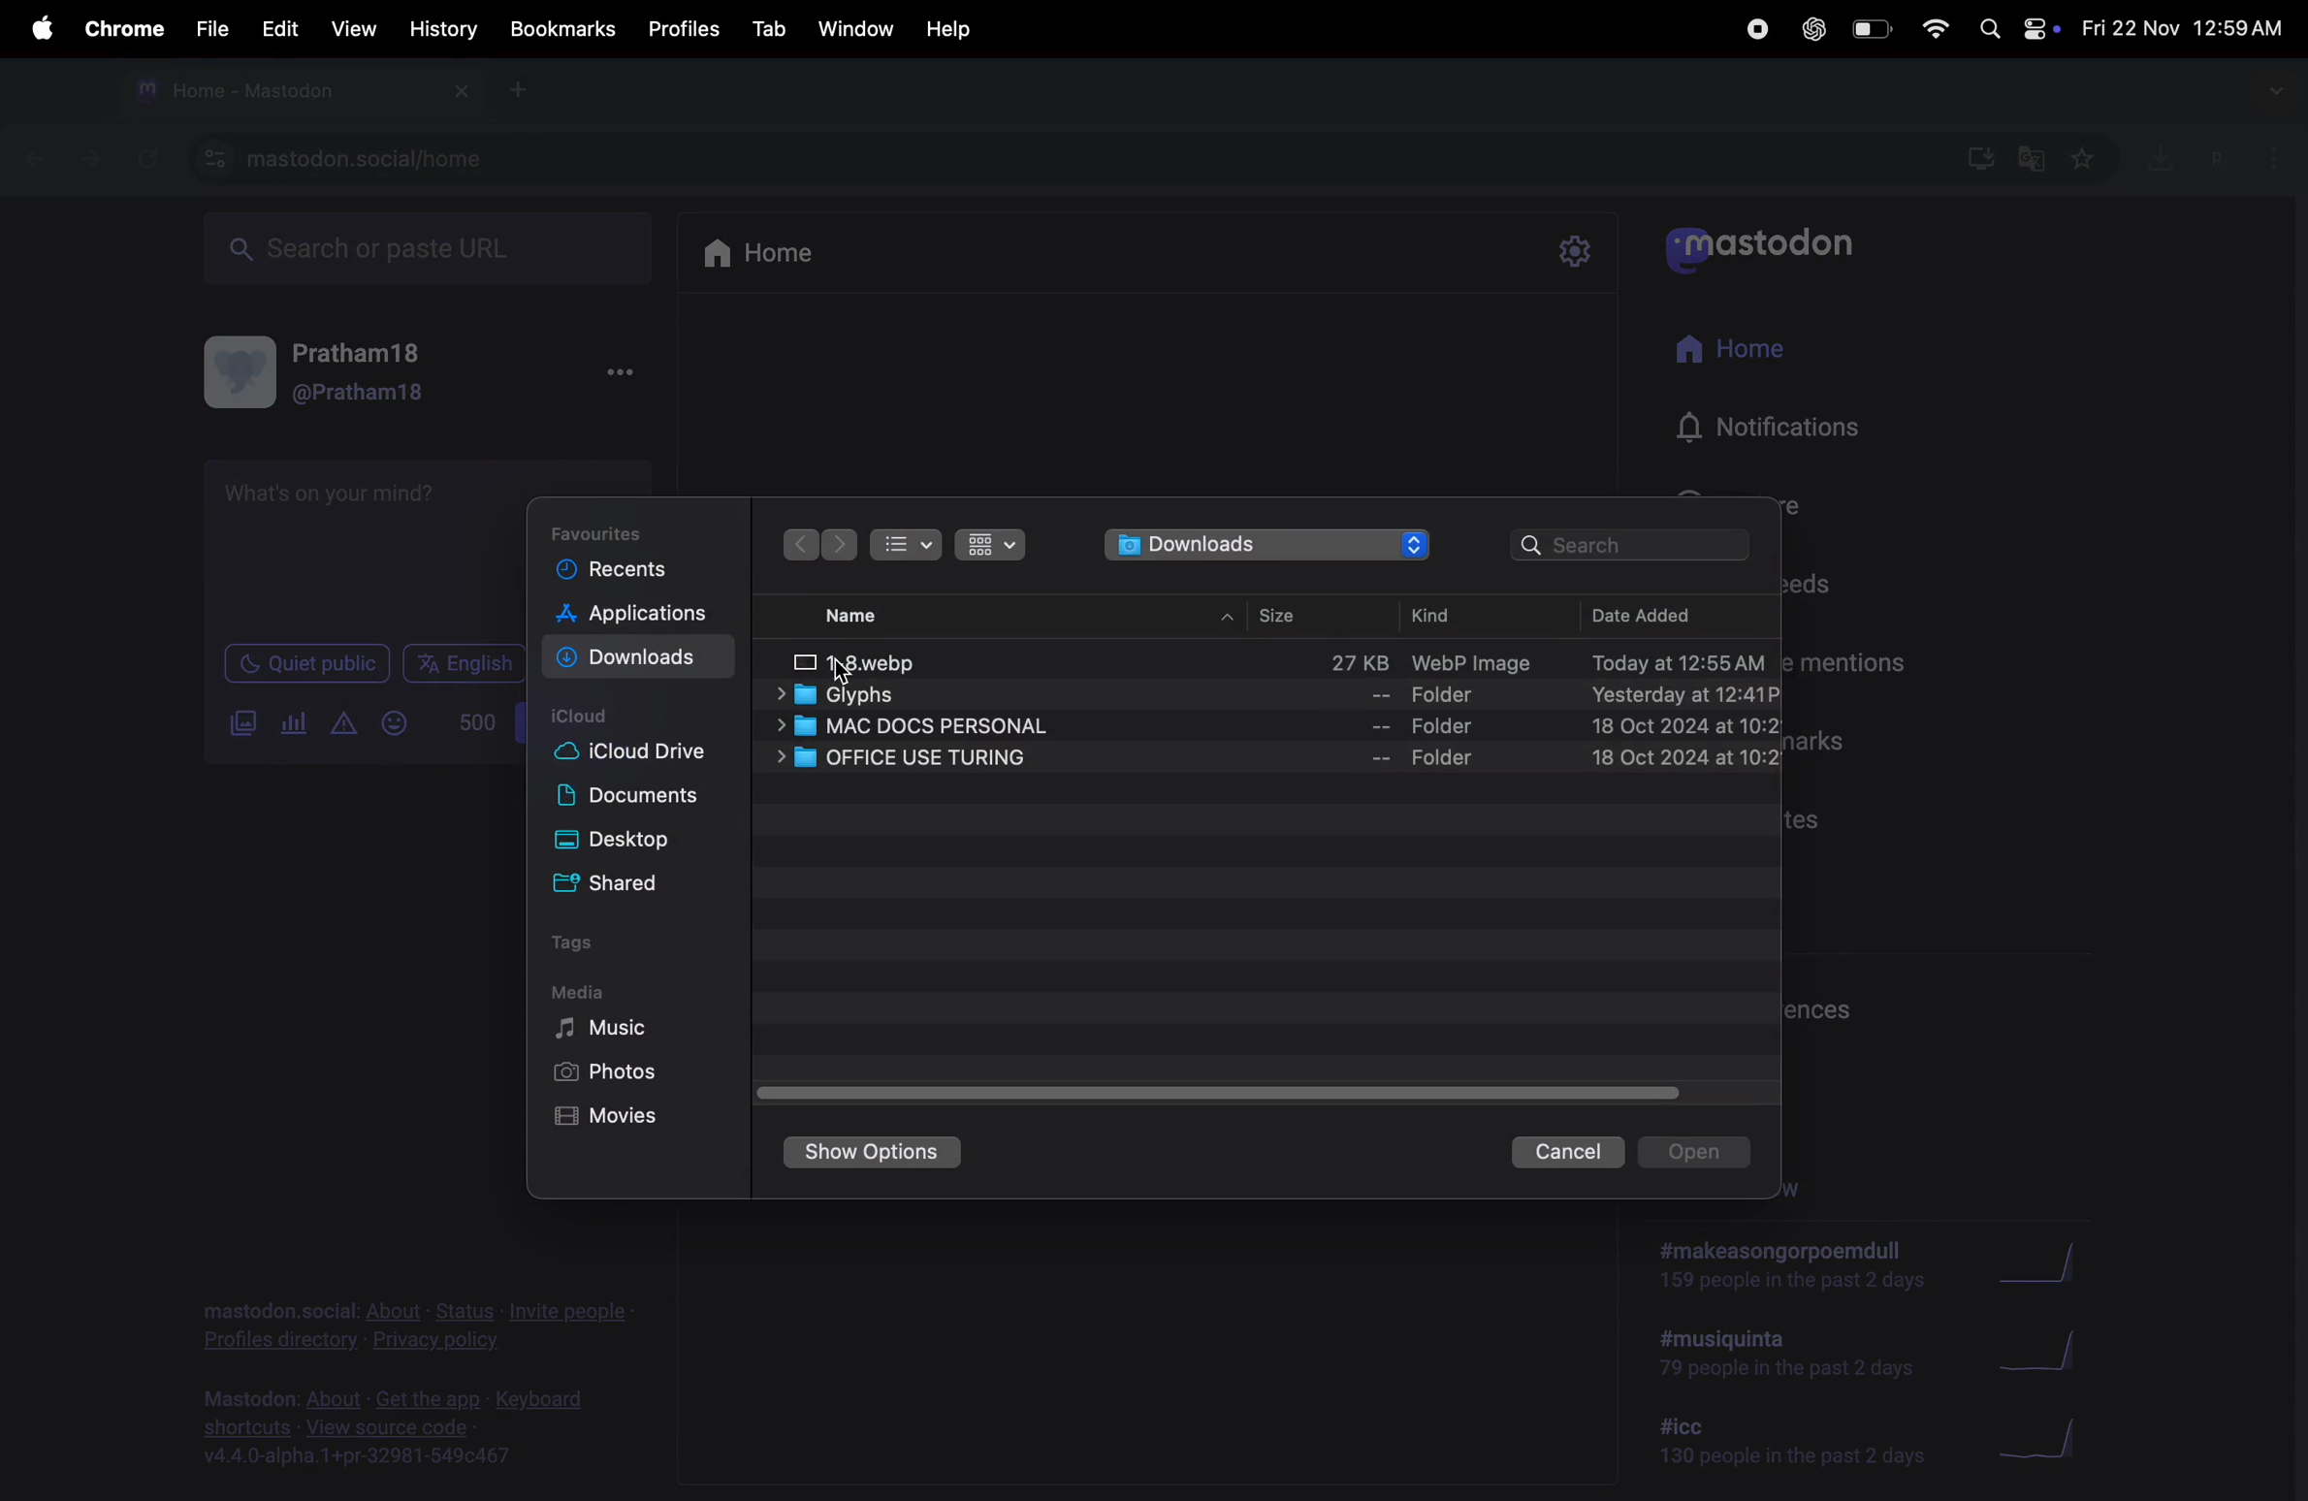  Describe the element at coordinates (206, 31) in the screenshot. I see `file` at that location.